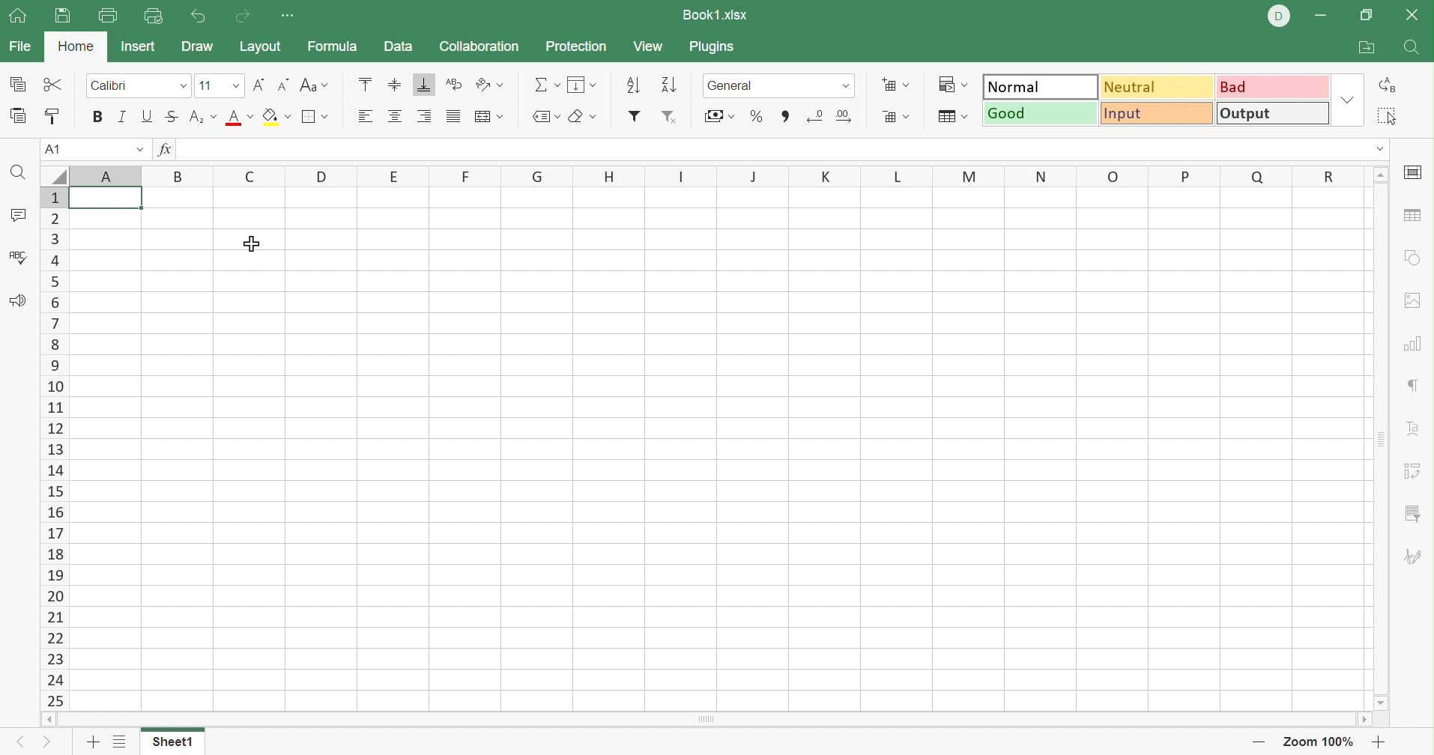  What do you see at coordinates (490, 118) in the screenshot?
I see `Merge and center` at bounding box center [490, 118].